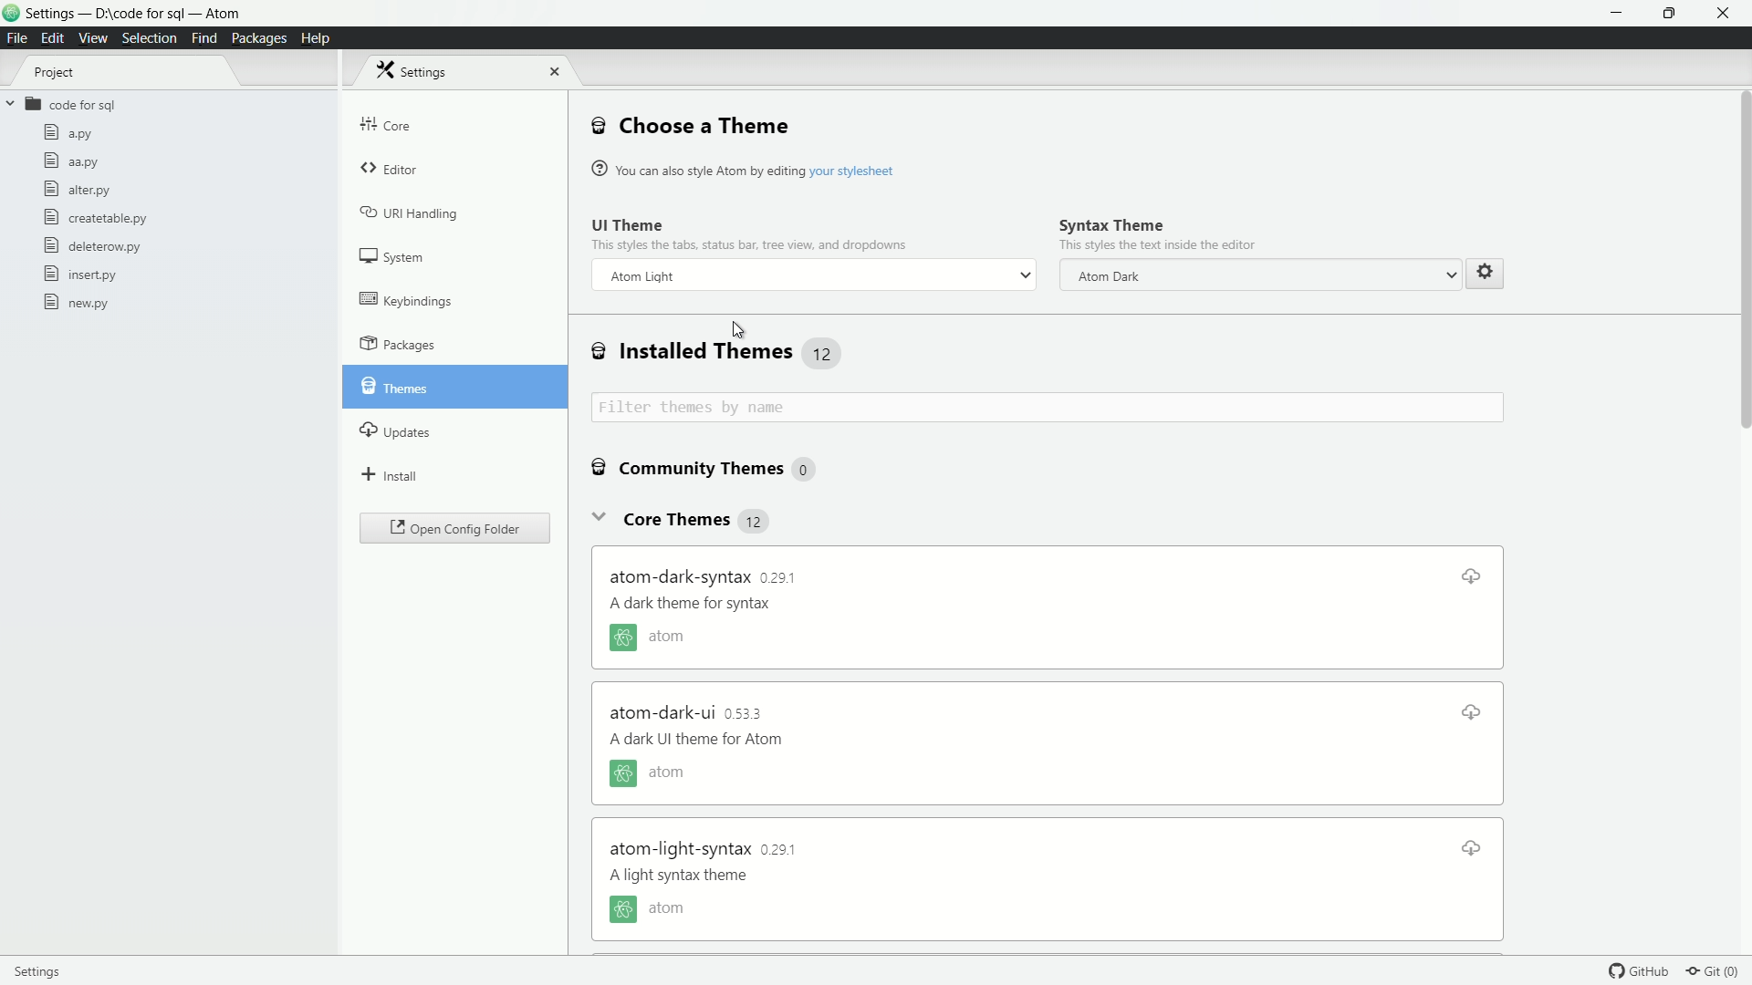  Describe the element at coordinates (710, 470) in the screenshot. I see `community theme` at that location.